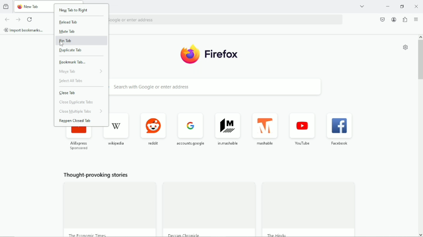  I want to click on accounts google, so click(191, 128).